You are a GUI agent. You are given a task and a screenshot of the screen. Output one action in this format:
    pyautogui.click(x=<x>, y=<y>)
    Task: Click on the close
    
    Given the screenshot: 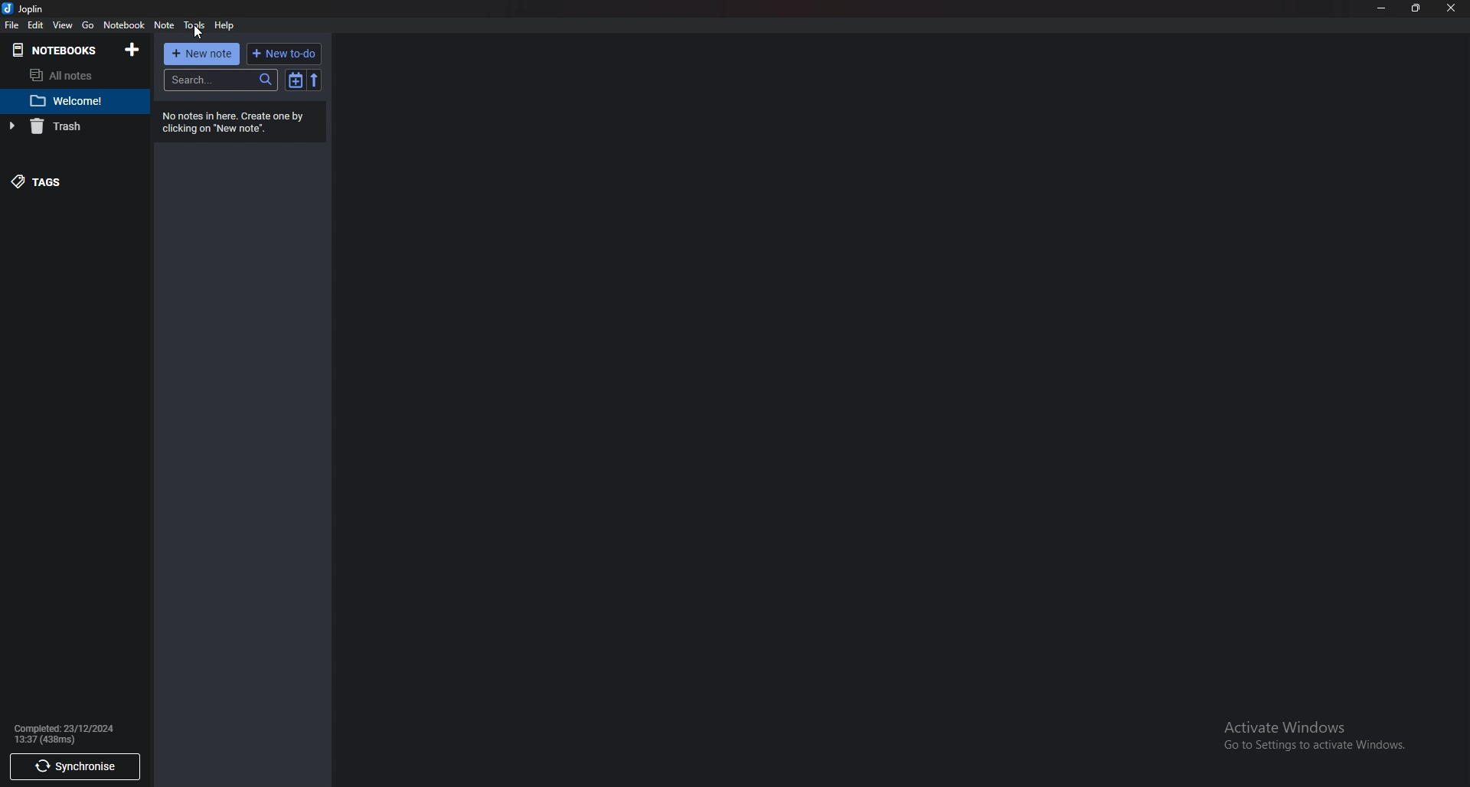 What is the action you would take?
    pyautogui.click(x=1450, y=8)
    